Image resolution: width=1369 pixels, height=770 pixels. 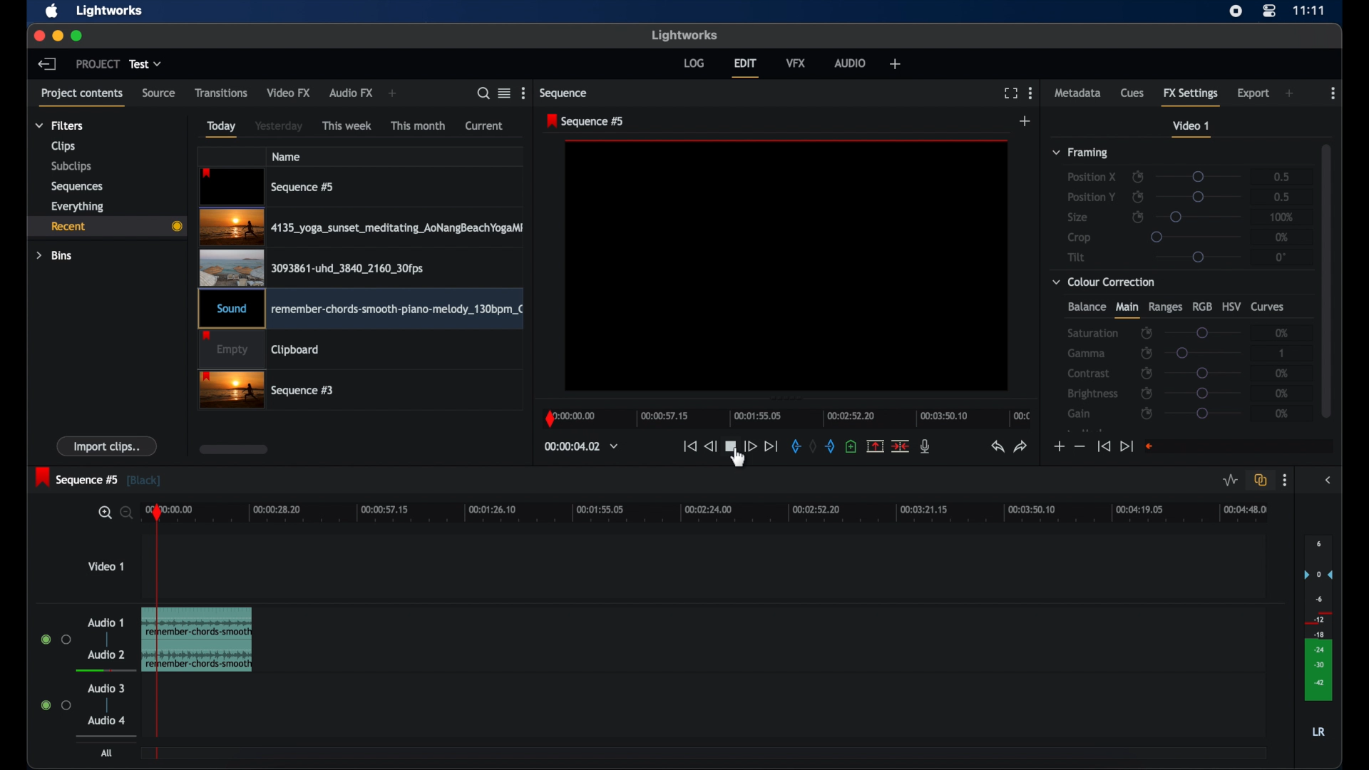 What do you see at coordinates (1289, 93) in the screenshot?
I see `add` at bounding box center [1289, 93].